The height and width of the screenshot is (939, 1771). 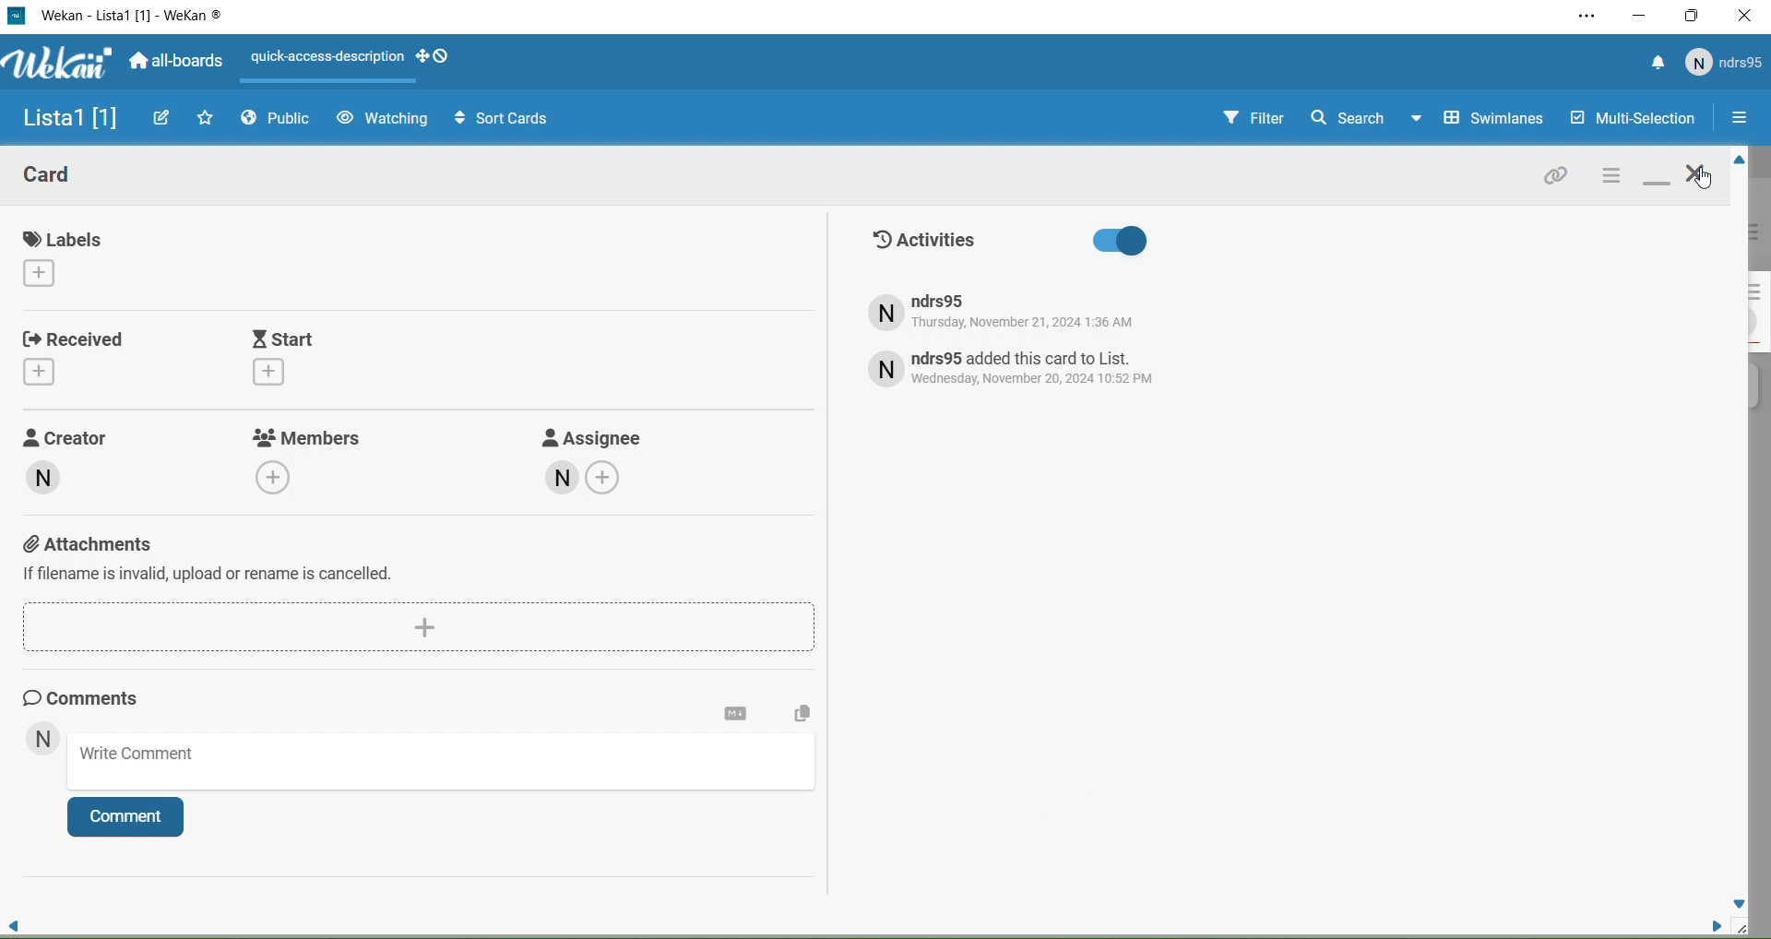 What do you see at coordinates (134, 821) in the screenshot?
I see `Coment` at bounding box center [134, 821].